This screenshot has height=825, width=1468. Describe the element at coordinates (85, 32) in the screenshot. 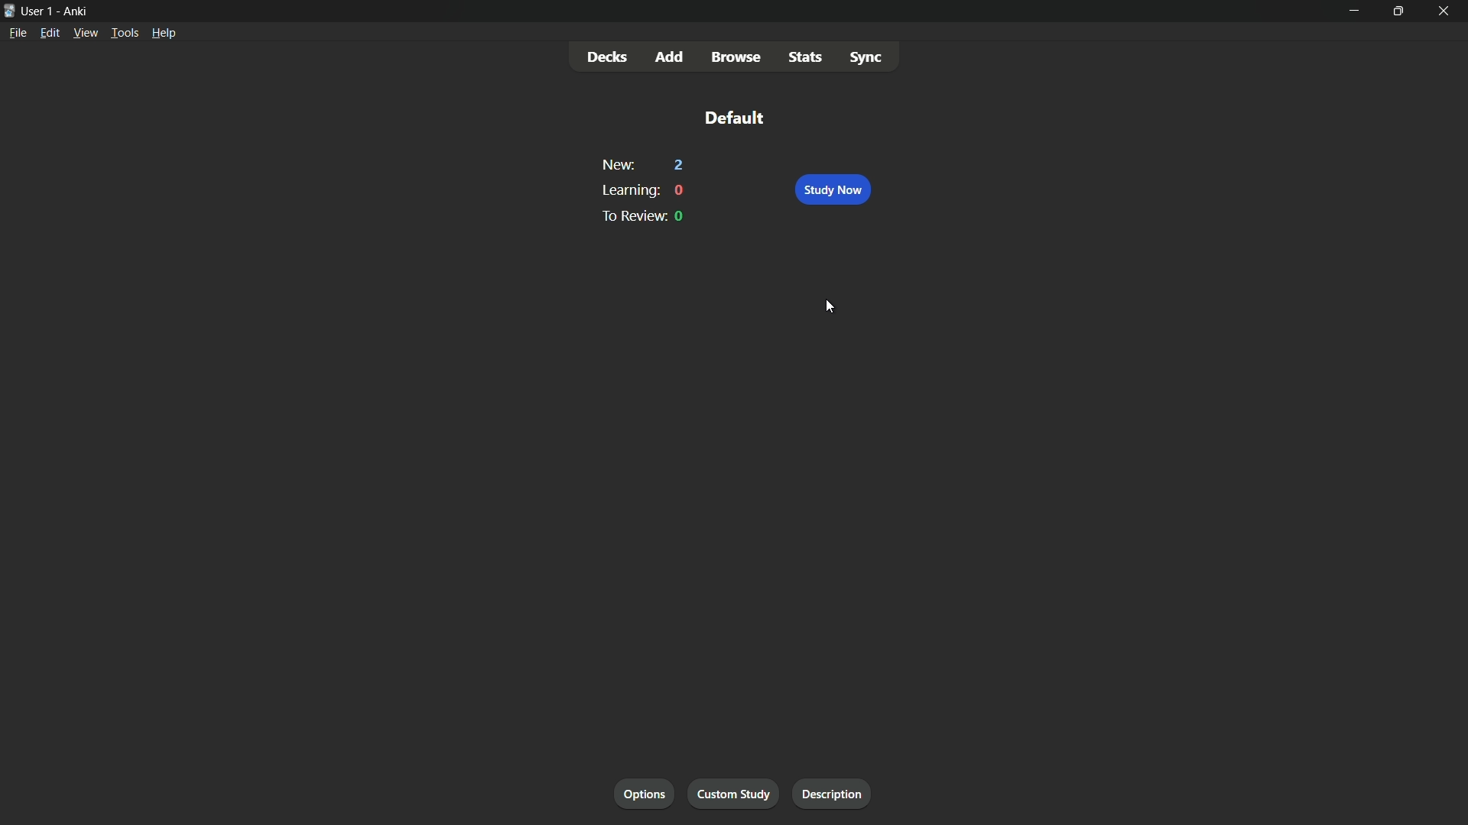

I see `view menu` at that location.